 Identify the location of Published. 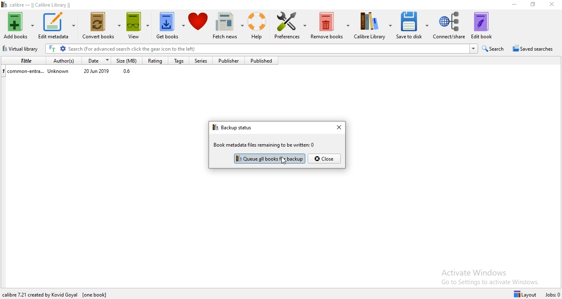
(264, 61).